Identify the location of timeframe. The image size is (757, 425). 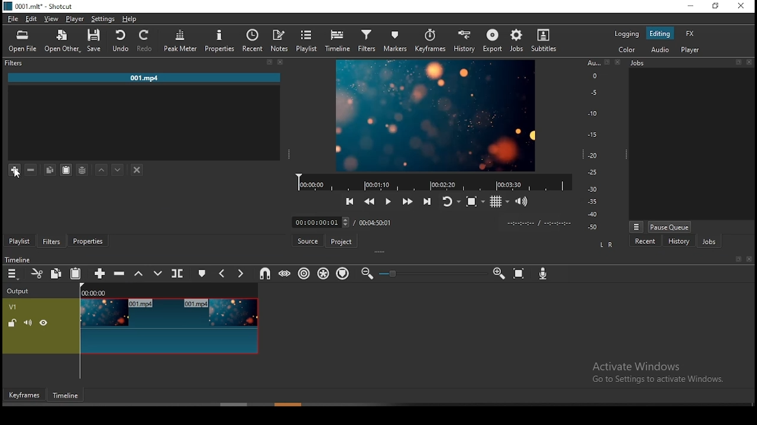
(66, 395).